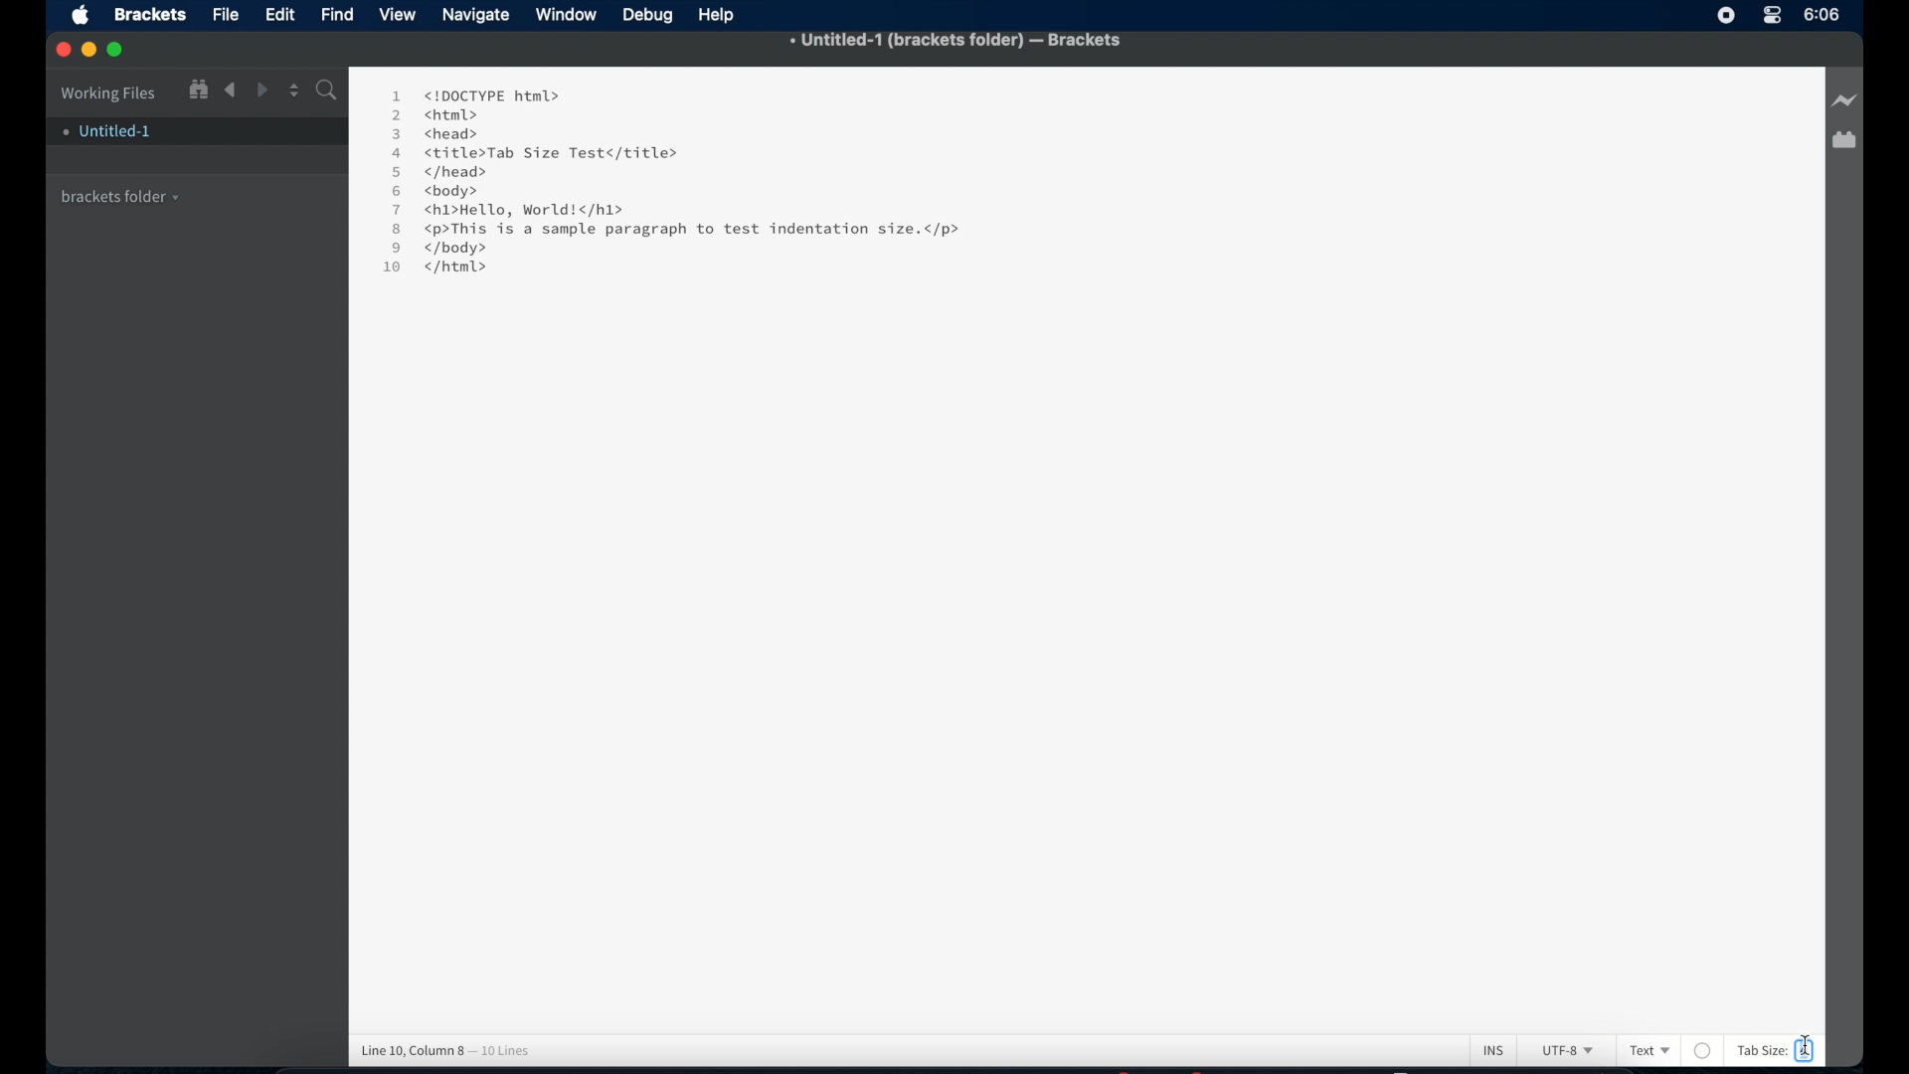 The width and height of the screenshot is (1909, 1074). Describe the element at coordinates (533, 153) in the screenshot. I see `4 <title> Tab Size Test</title>` at that location.